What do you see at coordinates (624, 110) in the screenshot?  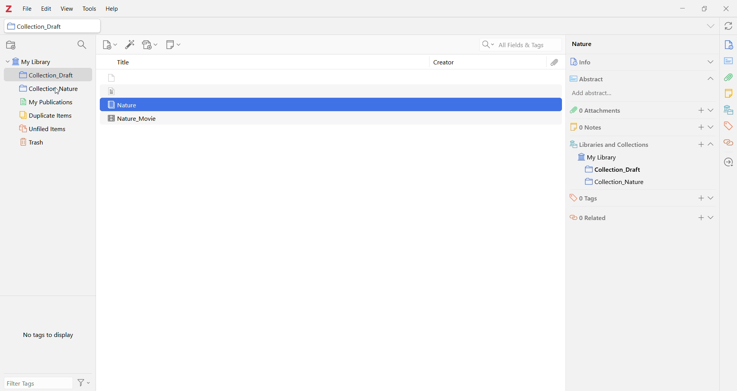 I see `0 Attachments` at bounding box center [624, 110].